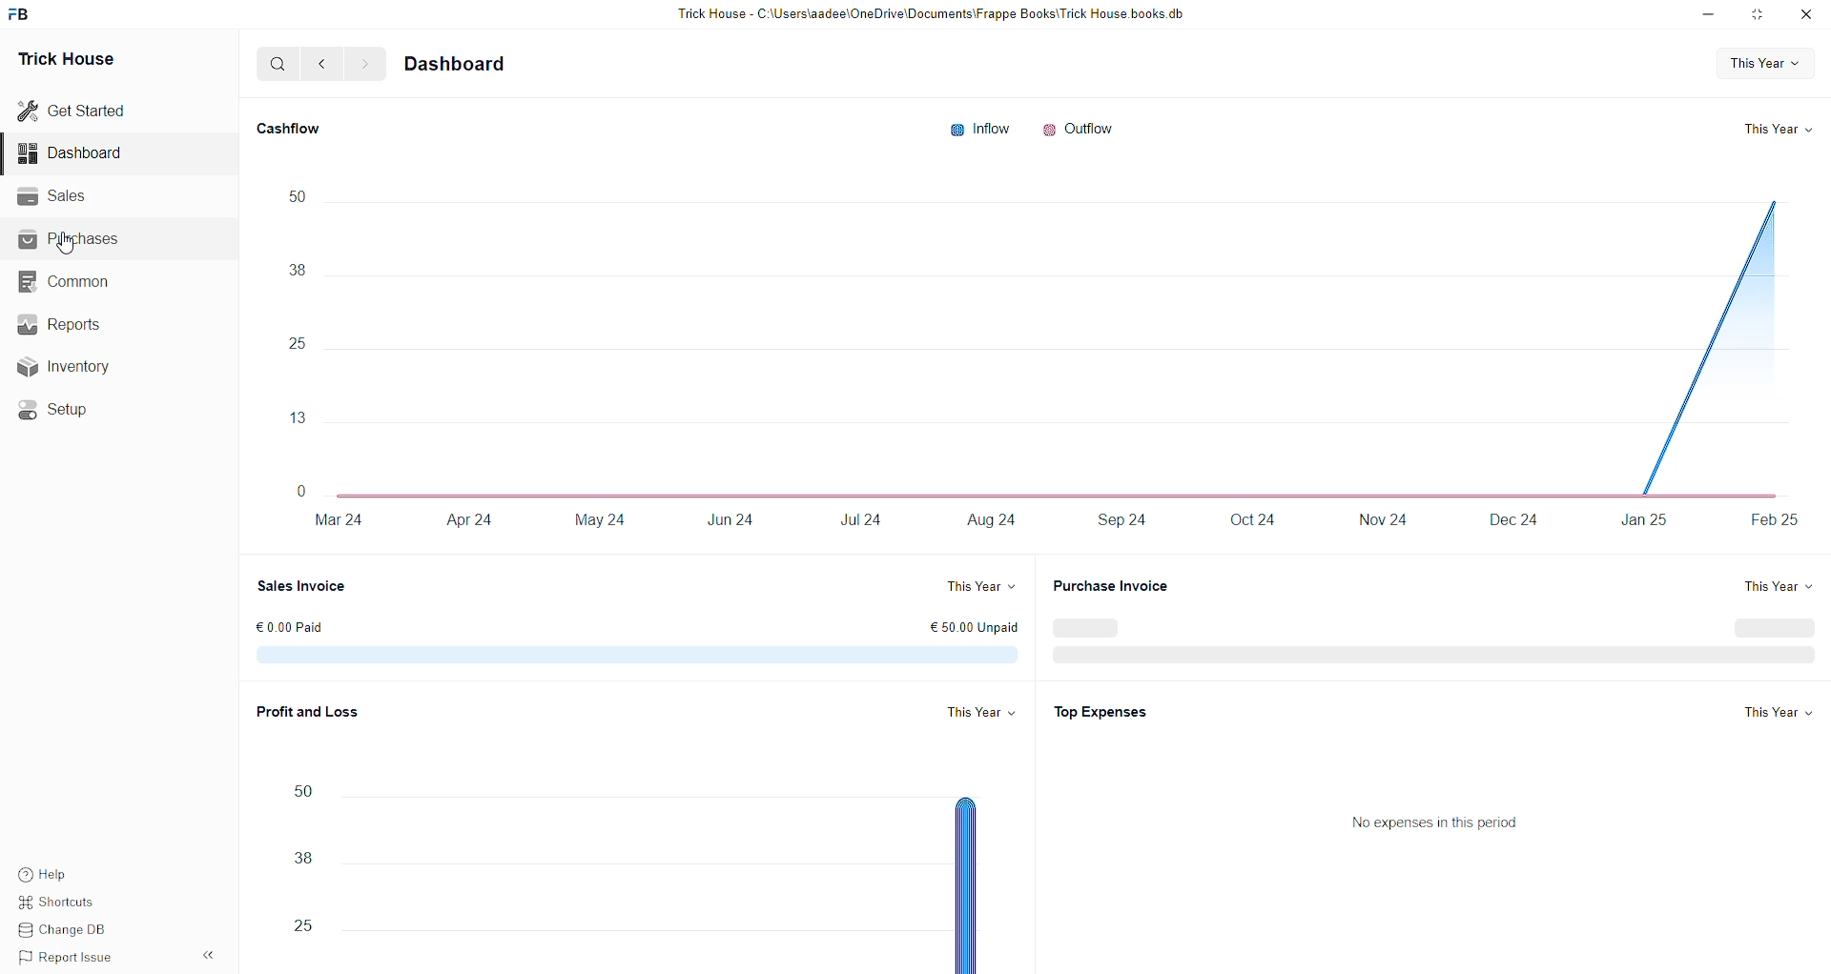 This screenshot has width=1831, height=974. I want to click on Jan 25, so click(1638, 522).